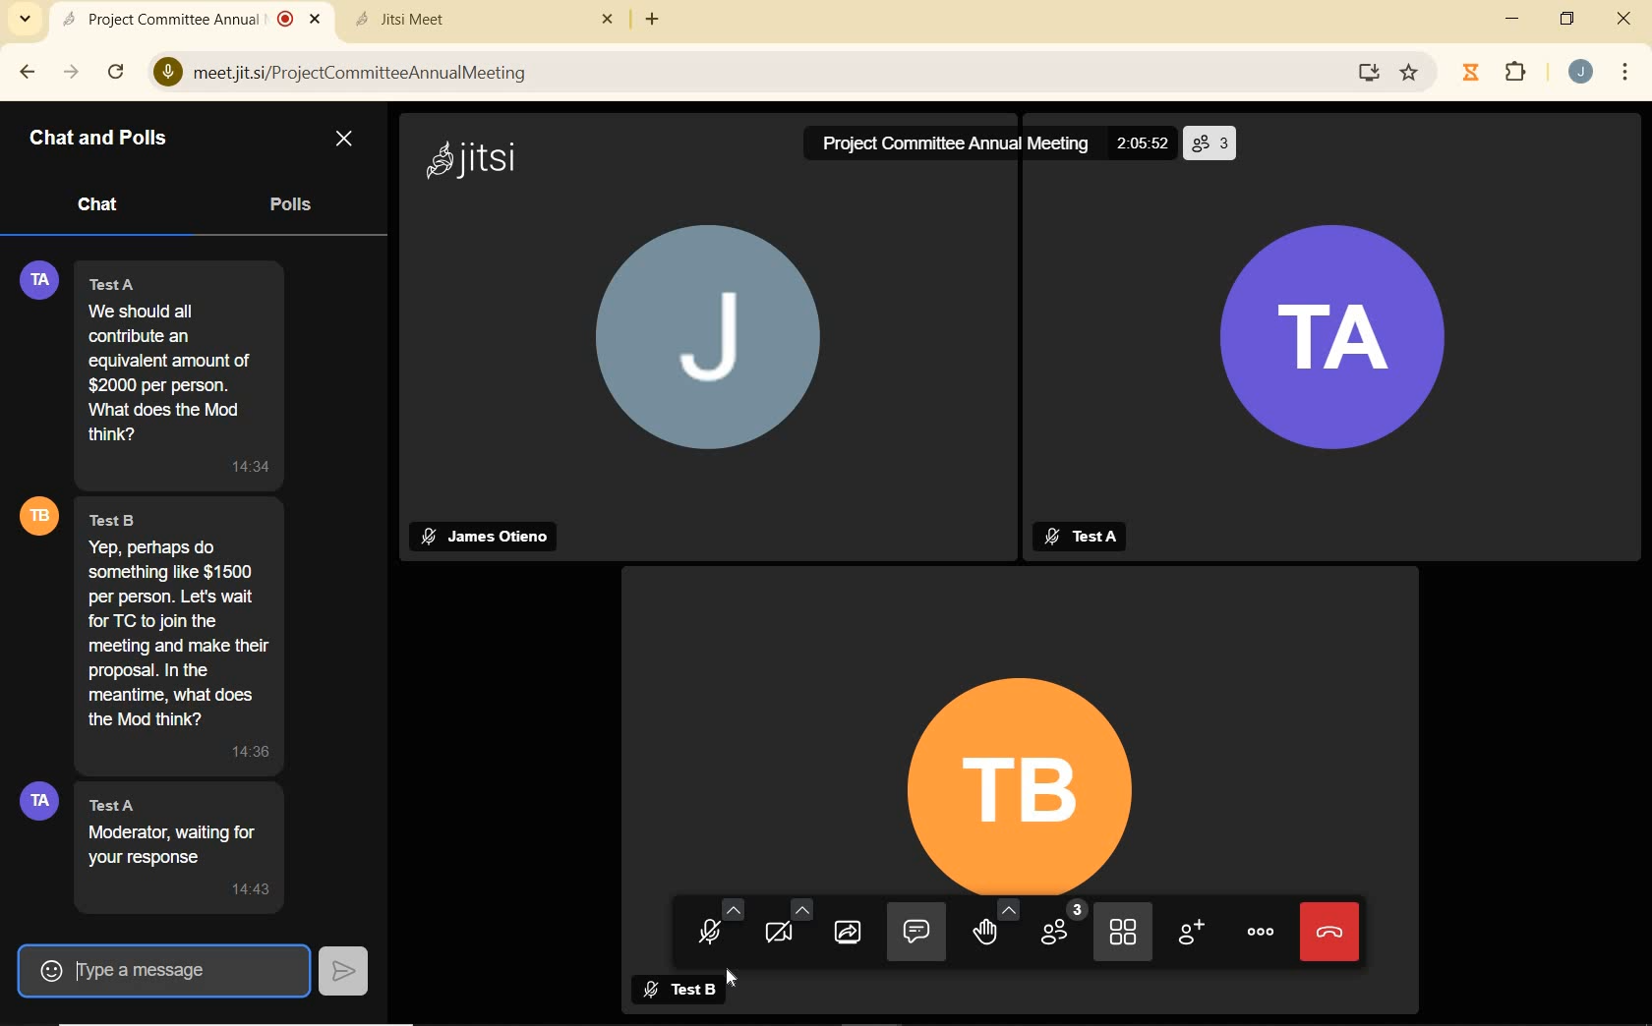 The height and width of the screenshot is (1026, 1652). I want to click on Project Committee Annual Meeting, so click(942, 144).